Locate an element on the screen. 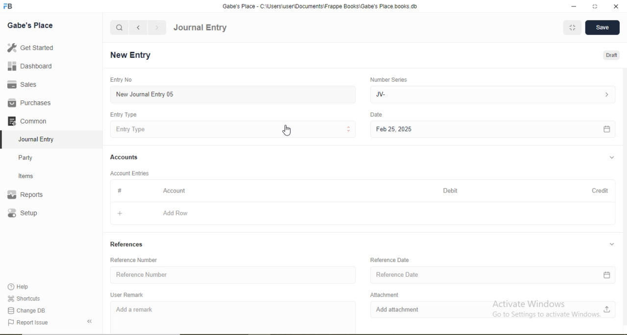  References. is located at coordinates (127, 245).